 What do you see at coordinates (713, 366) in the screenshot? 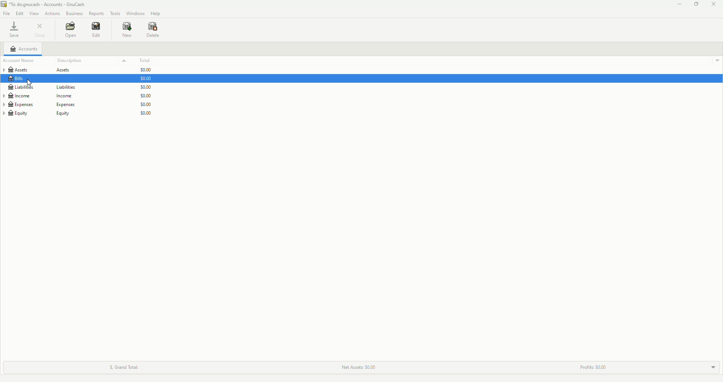
I see `Drop down` at bounding box center [713, 366].